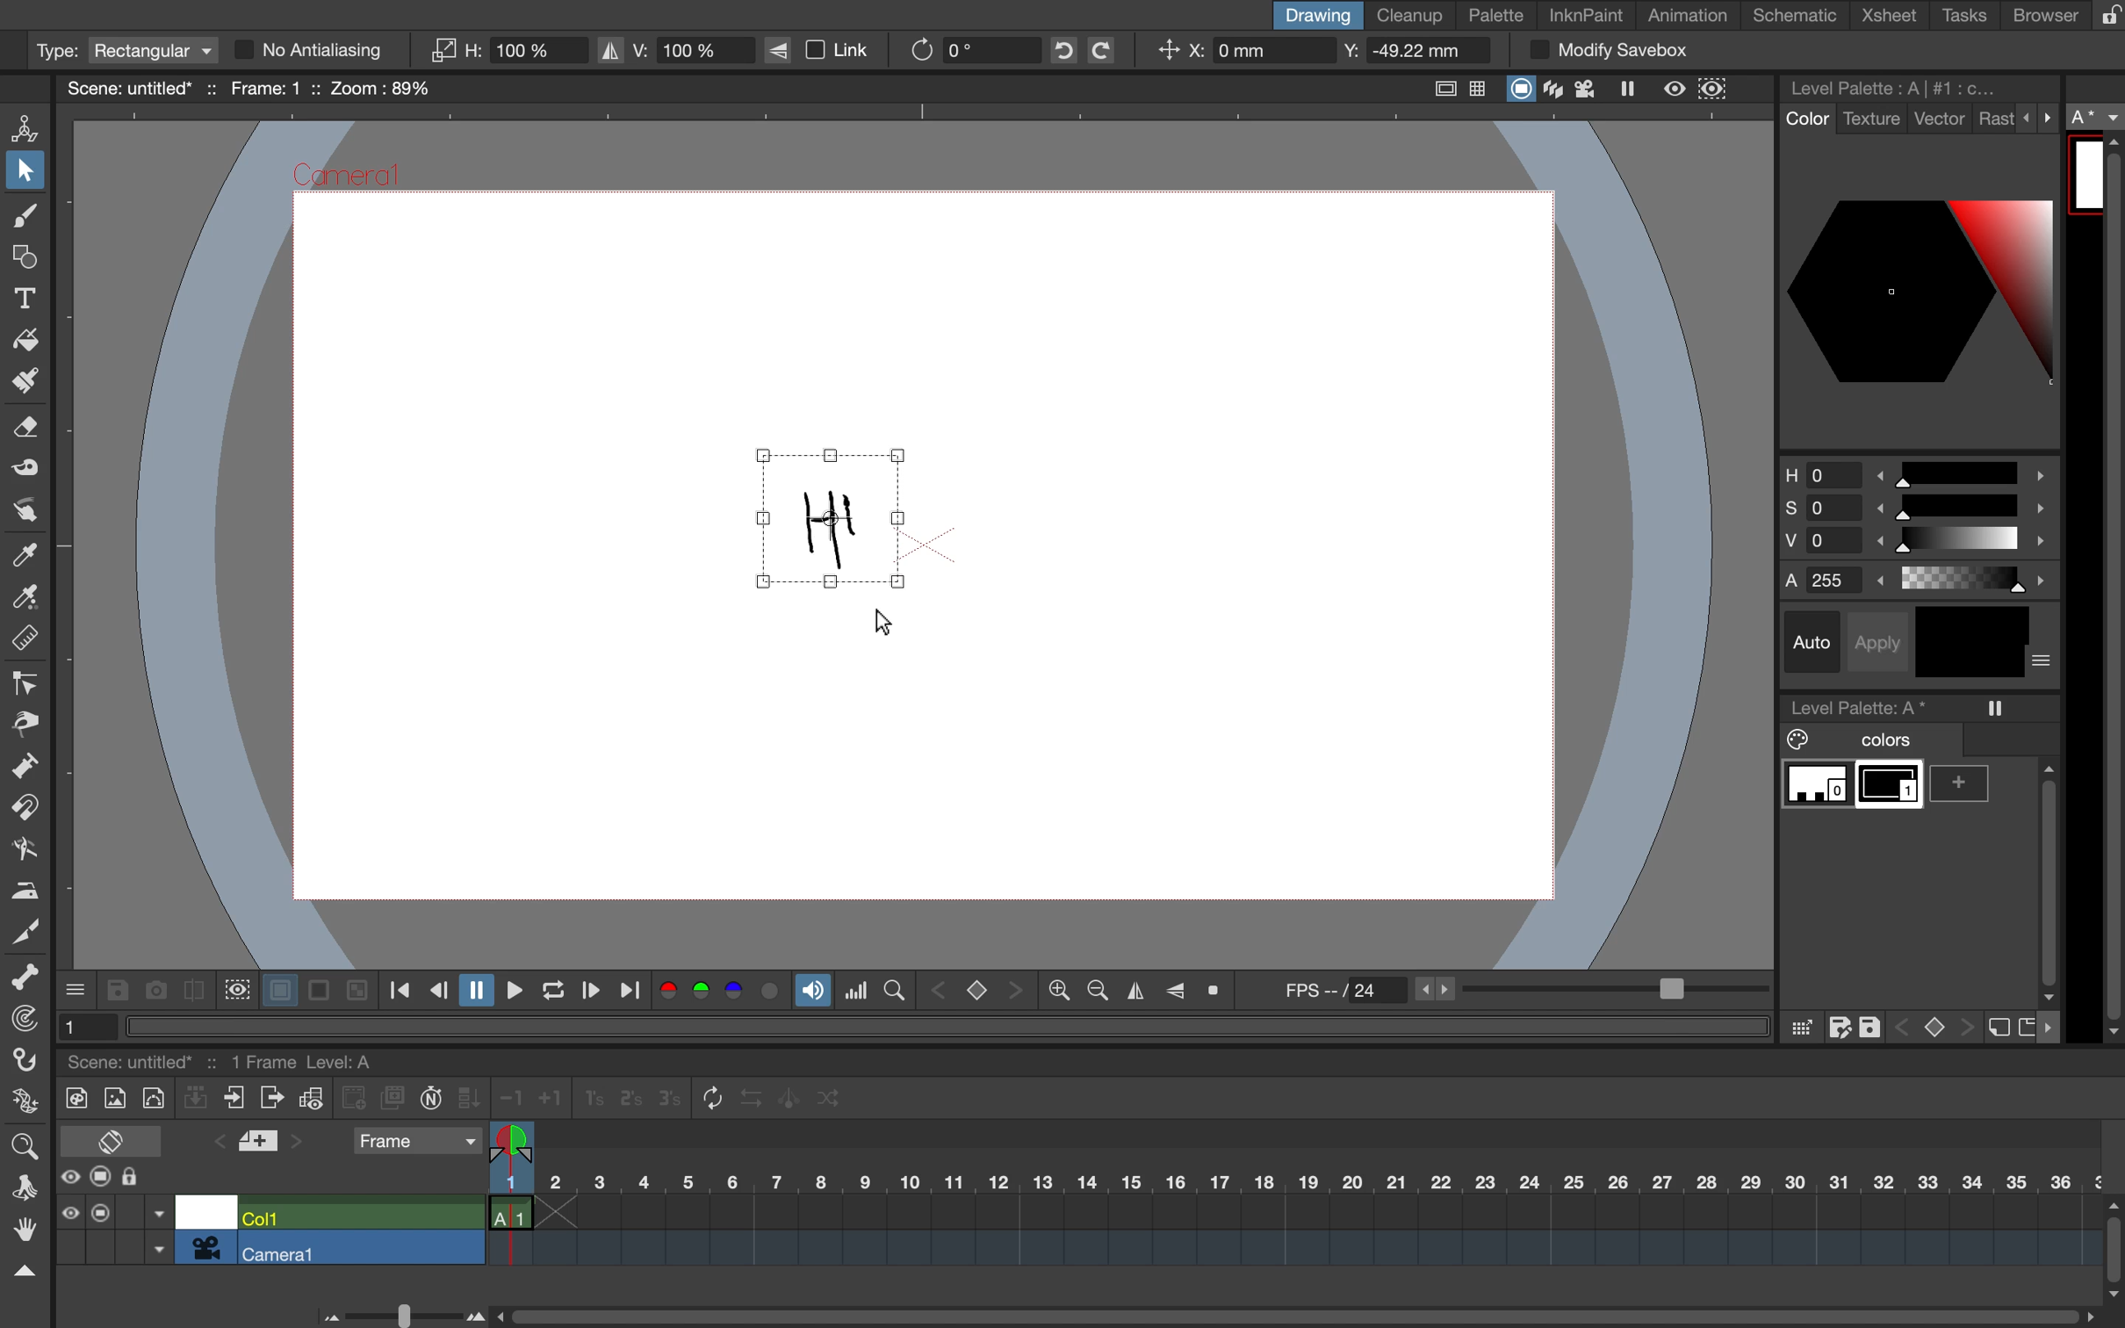 The width and height of the screenshot is (2125, 1328). I want to click on click and drag color palaette, so click(1800, 1028).